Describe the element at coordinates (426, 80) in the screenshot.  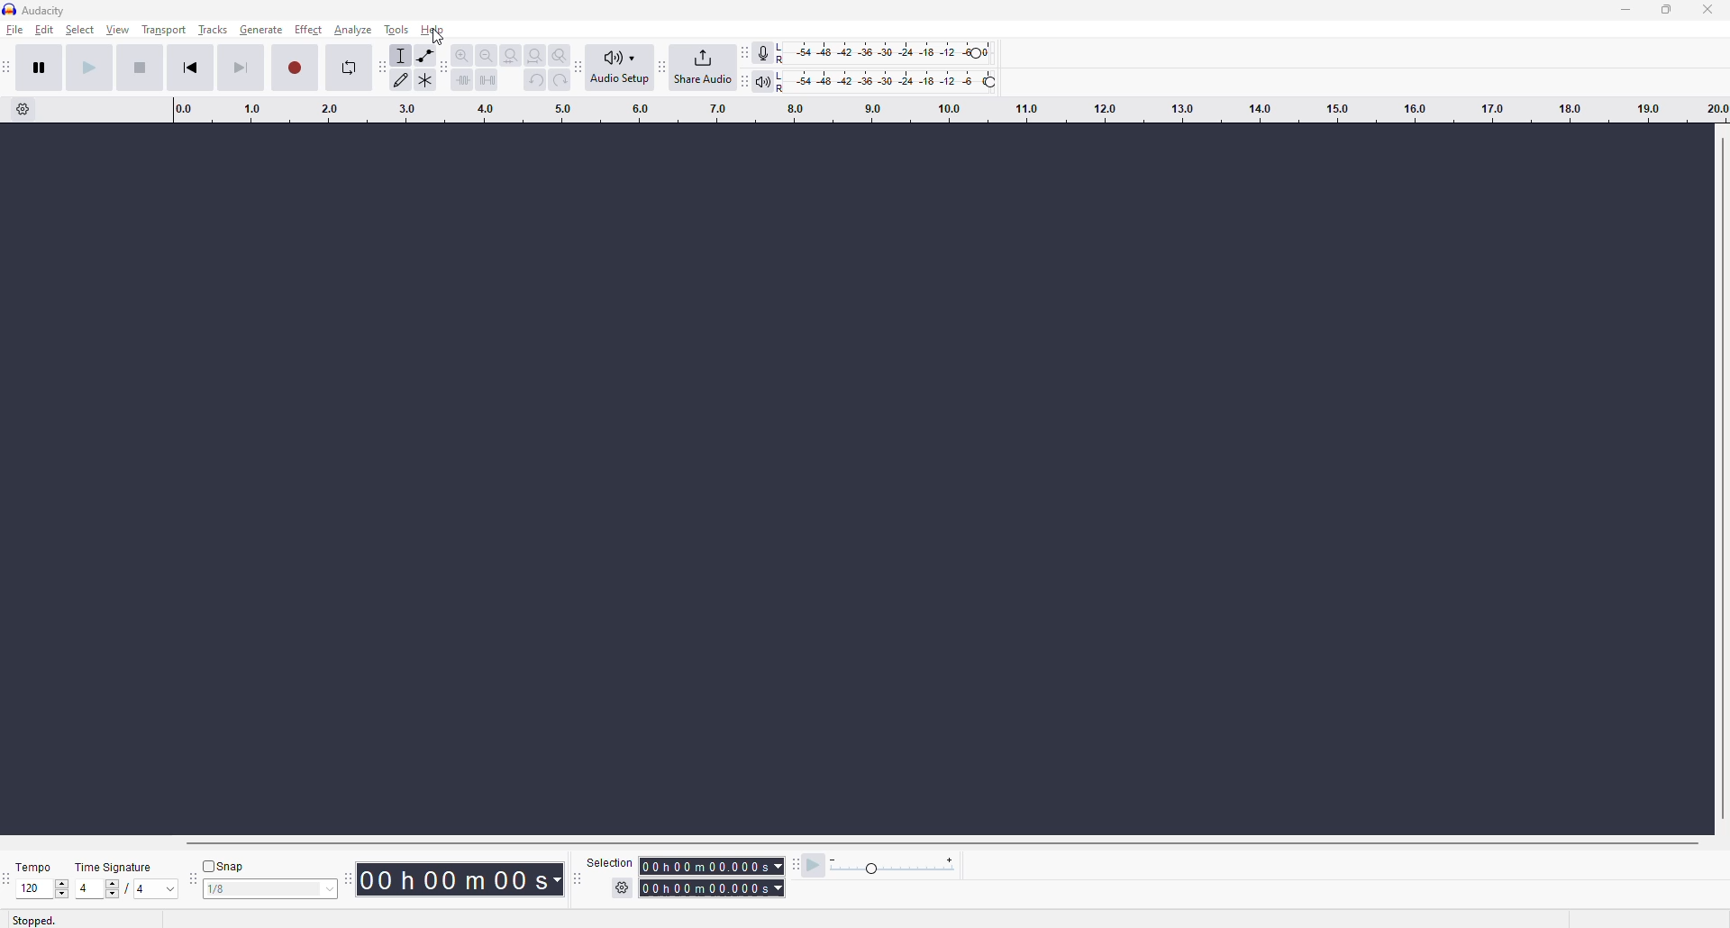
I see `multi tool` at that location.